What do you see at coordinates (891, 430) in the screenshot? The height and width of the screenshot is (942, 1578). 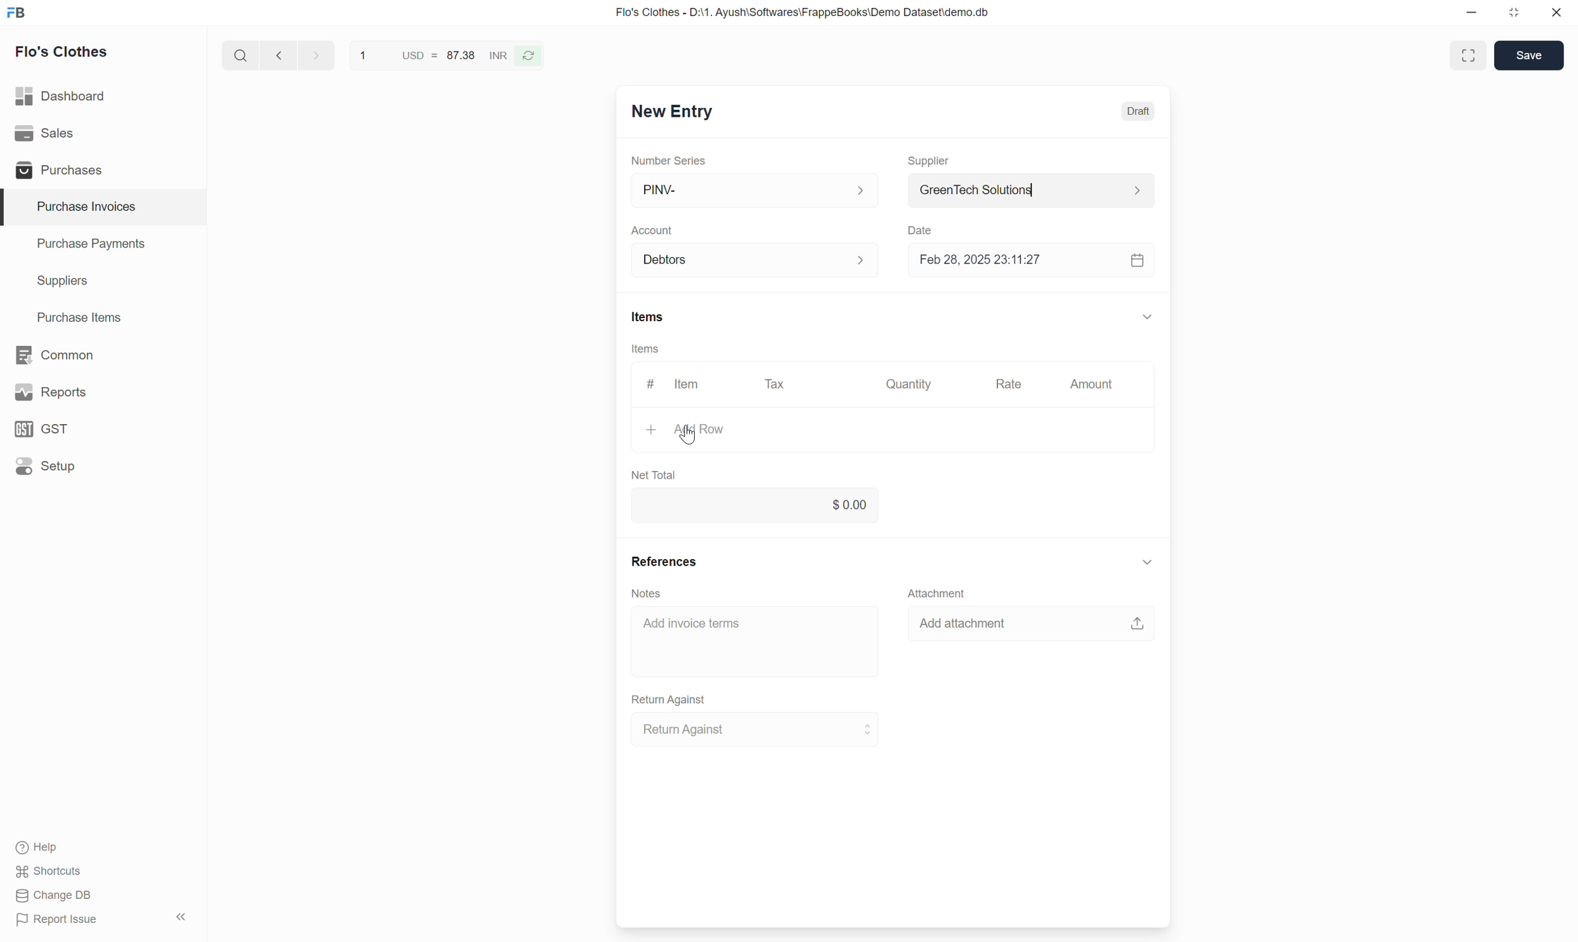 I see `Add Row` at bounding box center [891, 430].